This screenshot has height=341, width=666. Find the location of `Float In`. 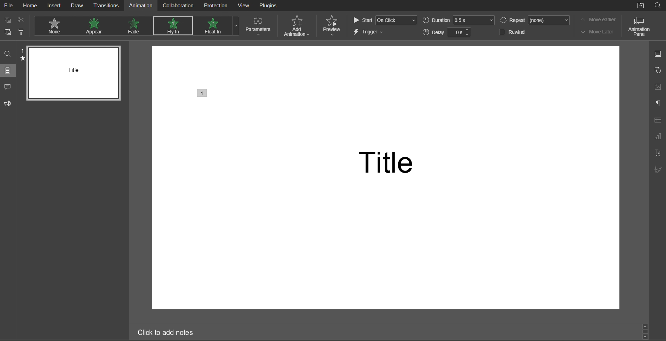

Float In is located at coordinates (212, 26).